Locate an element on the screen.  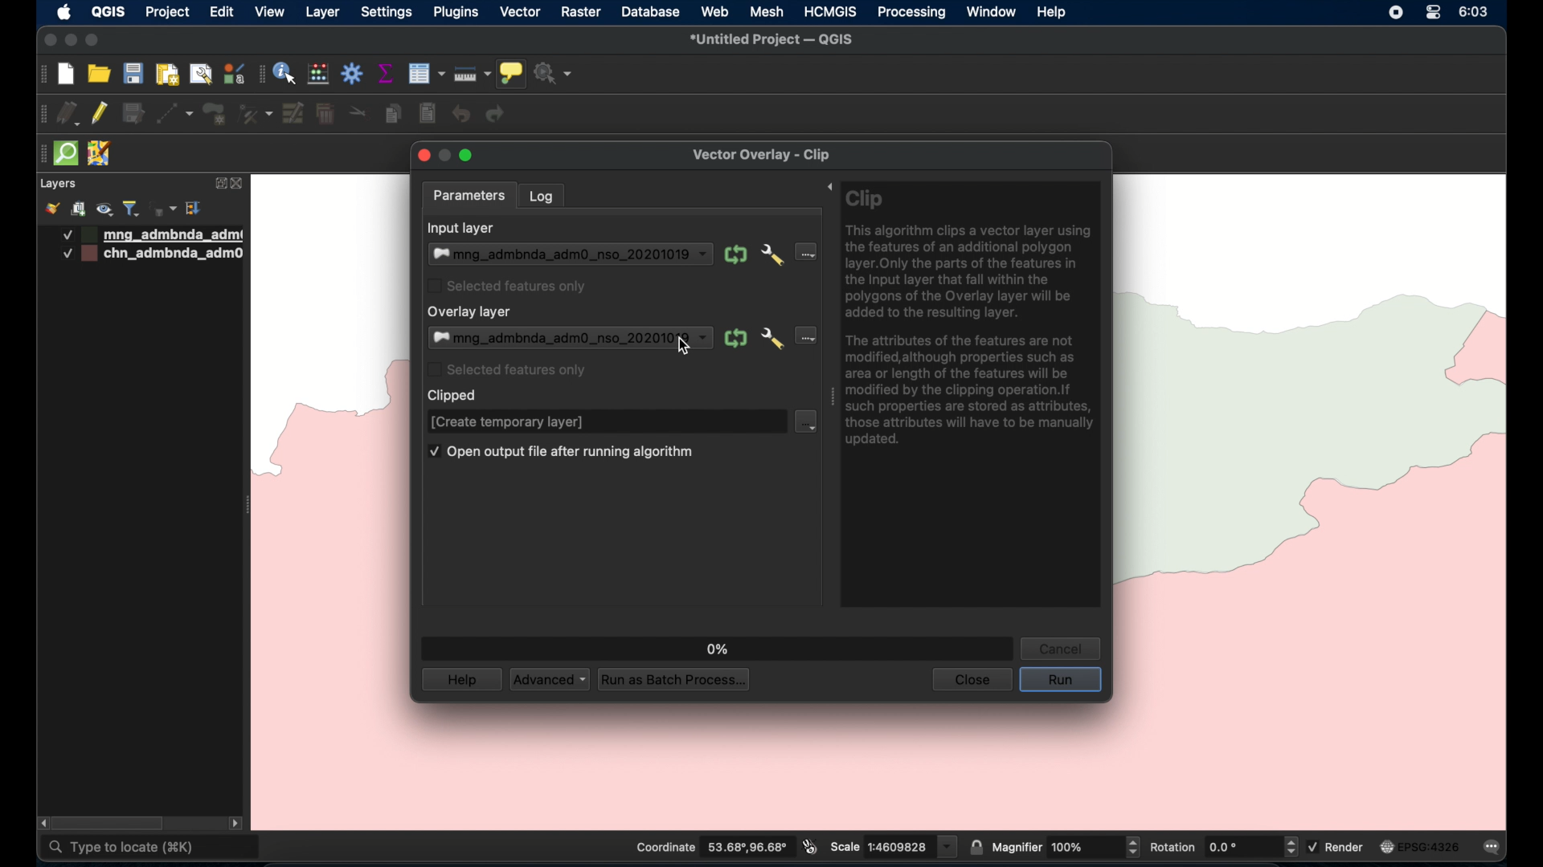
scroll left arrow is located at coordinates (40, 823).